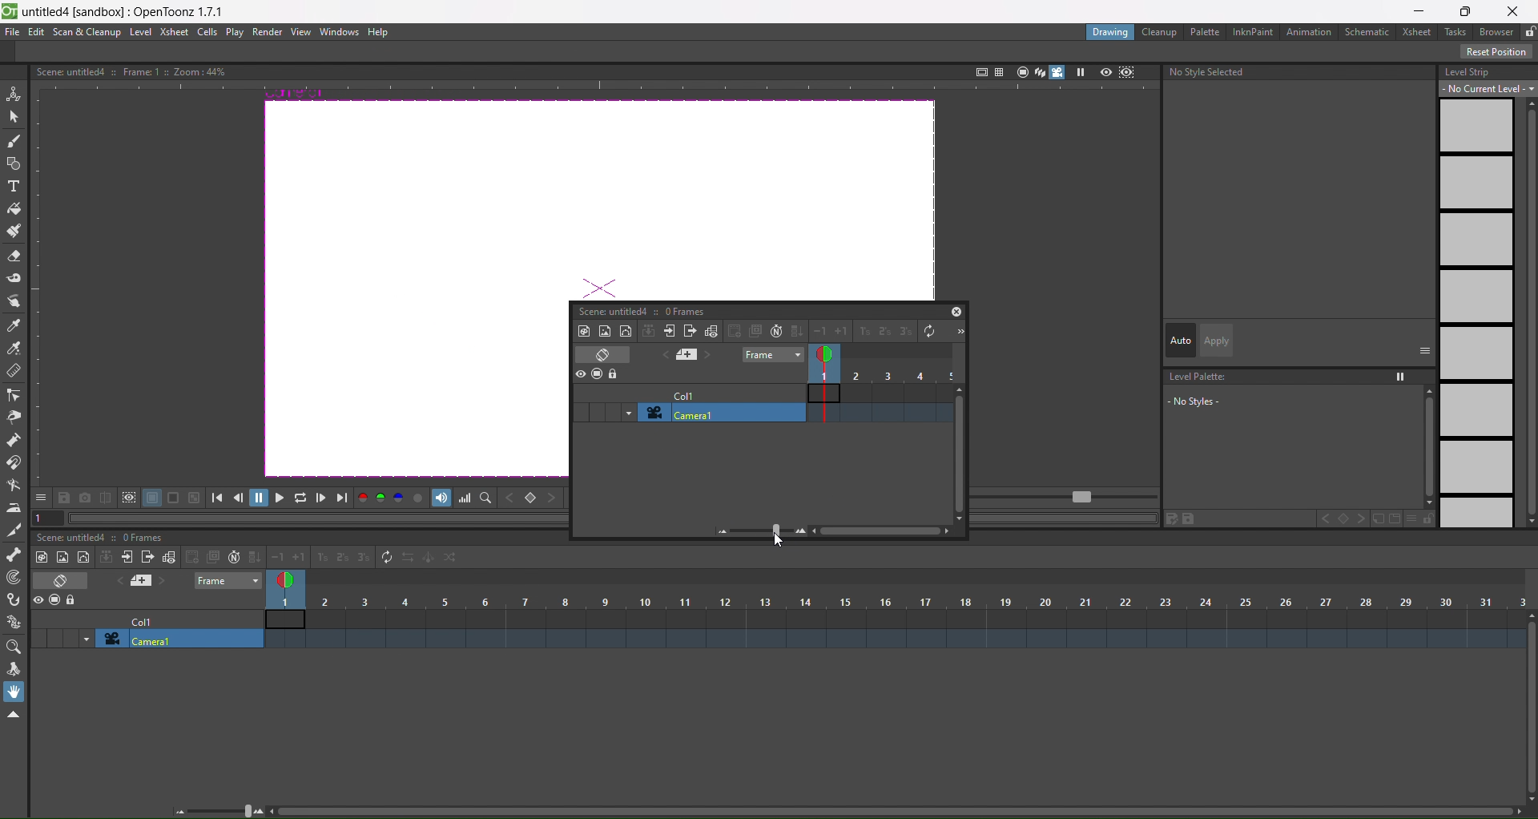 The width and height of the screenshot is (1538, 819). Describe the element at coordinates (883, 376) in the screenshot. I see `column` at that location.